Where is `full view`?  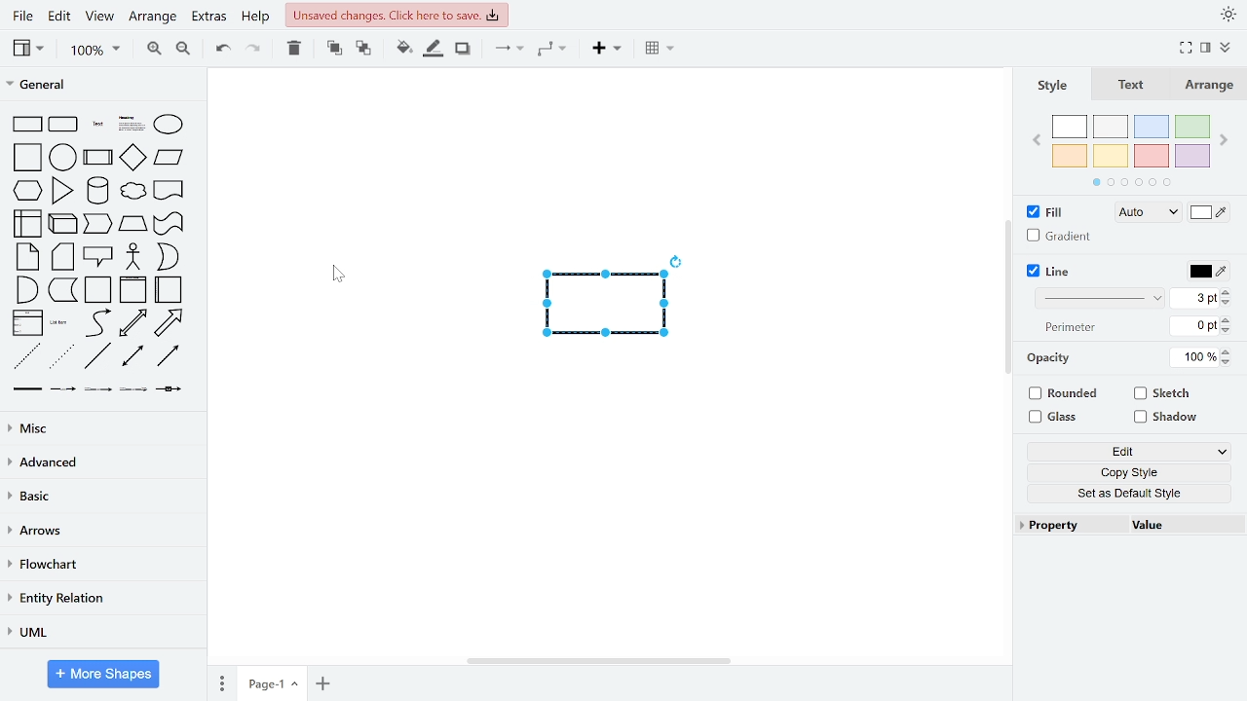 full view is located at coordinates (1186, 49).